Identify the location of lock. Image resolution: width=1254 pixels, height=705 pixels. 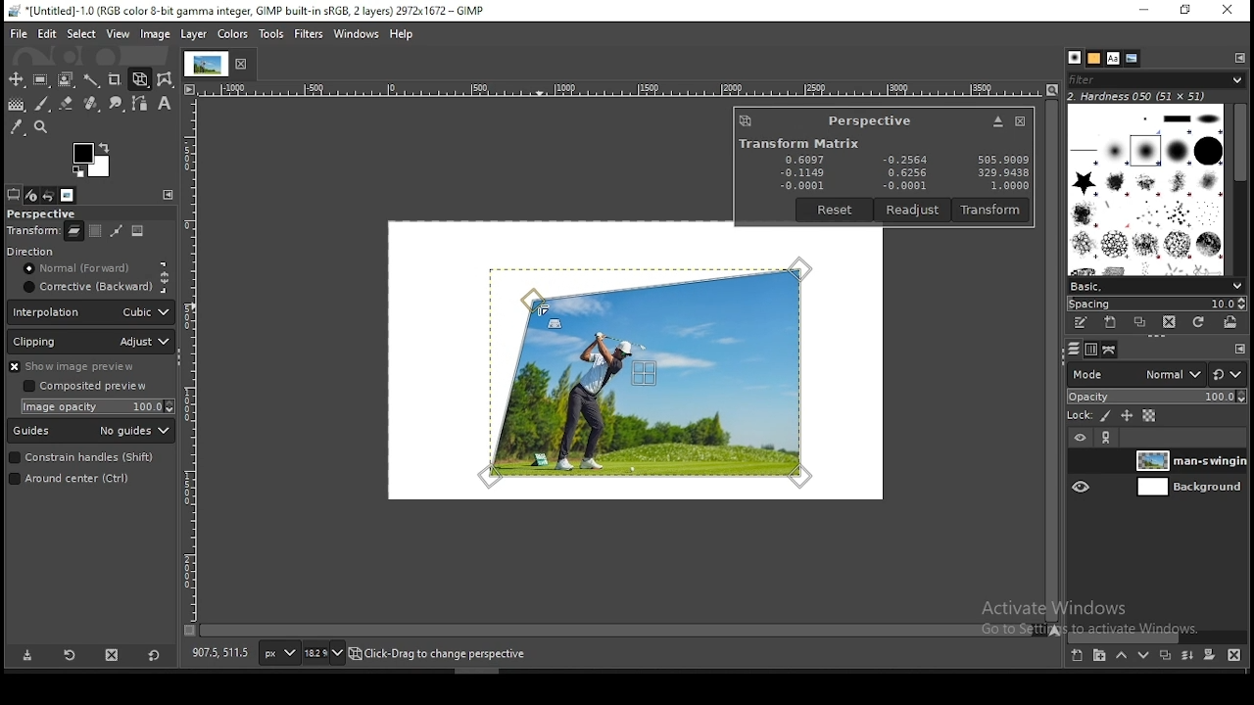
(1081, 416).